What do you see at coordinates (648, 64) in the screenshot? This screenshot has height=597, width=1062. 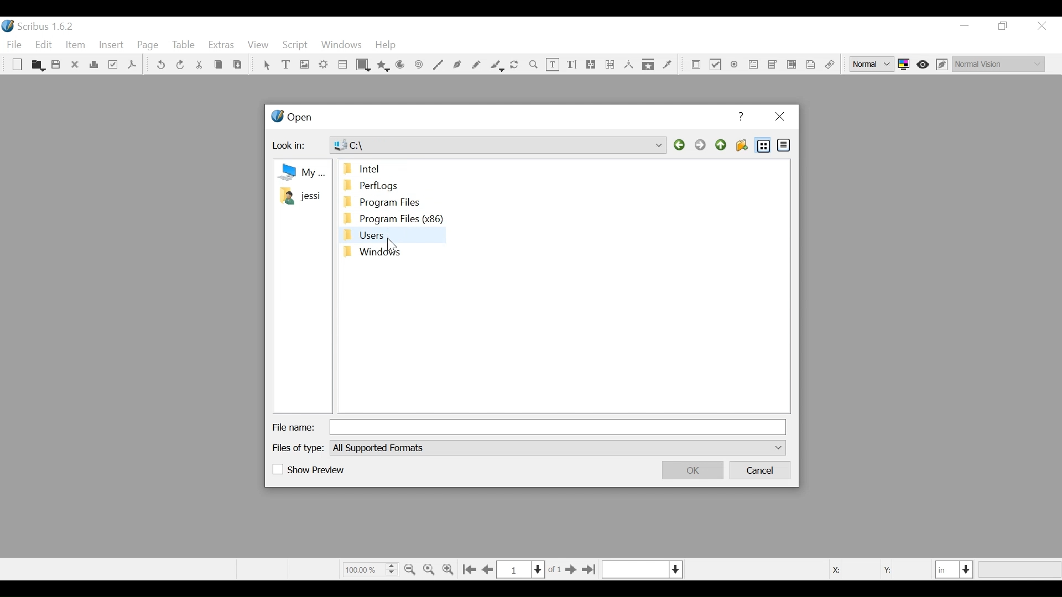 I see `Copy Item properties` at bounding box center [648, 64].